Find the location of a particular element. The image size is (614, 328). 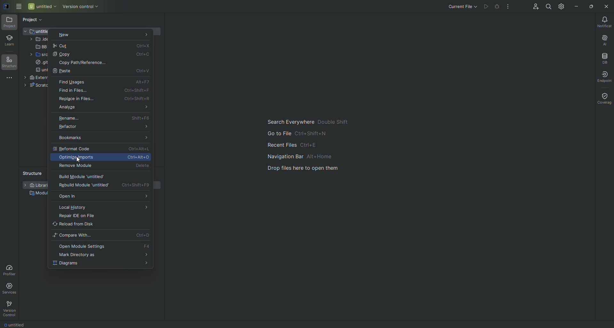

External Libraries is located at coordinates (38, 78).